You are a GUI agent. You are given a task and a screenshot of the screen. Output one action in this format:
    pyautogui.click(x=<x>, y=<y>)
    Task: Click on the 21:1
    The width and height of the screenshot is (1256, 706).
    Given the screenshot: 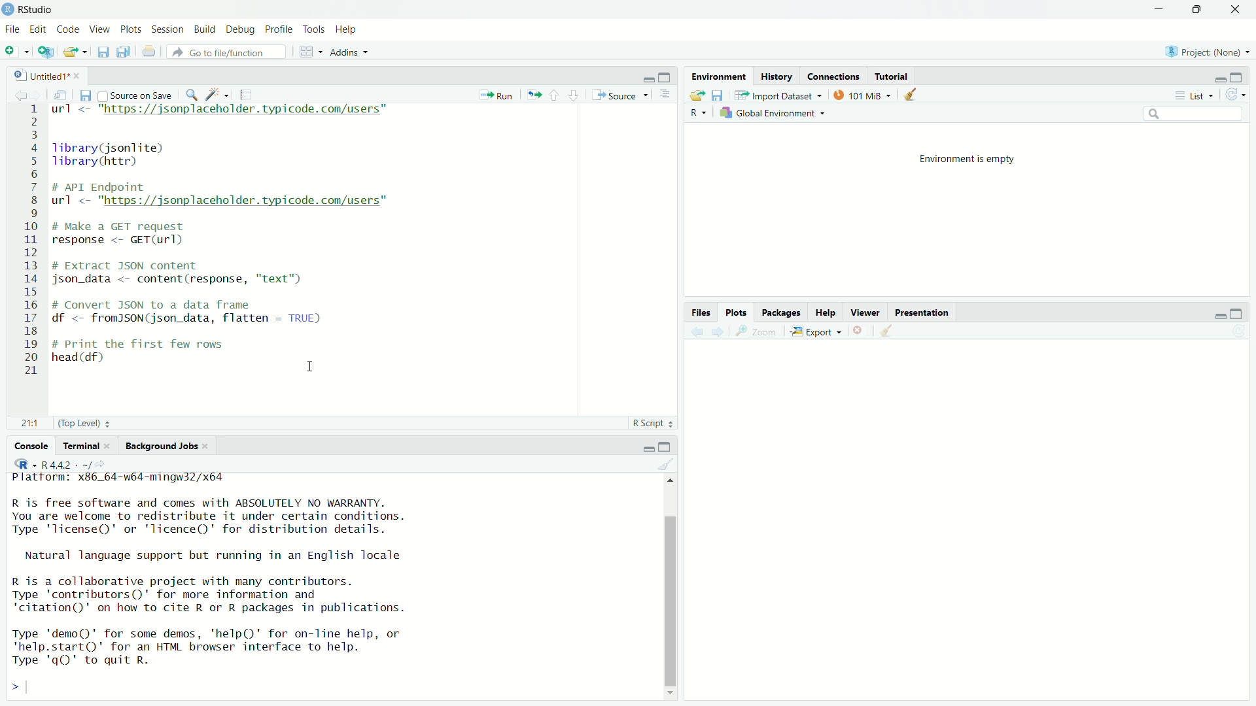 What is the action you would take?
    pyautogui.click(x=33, y=424)
    